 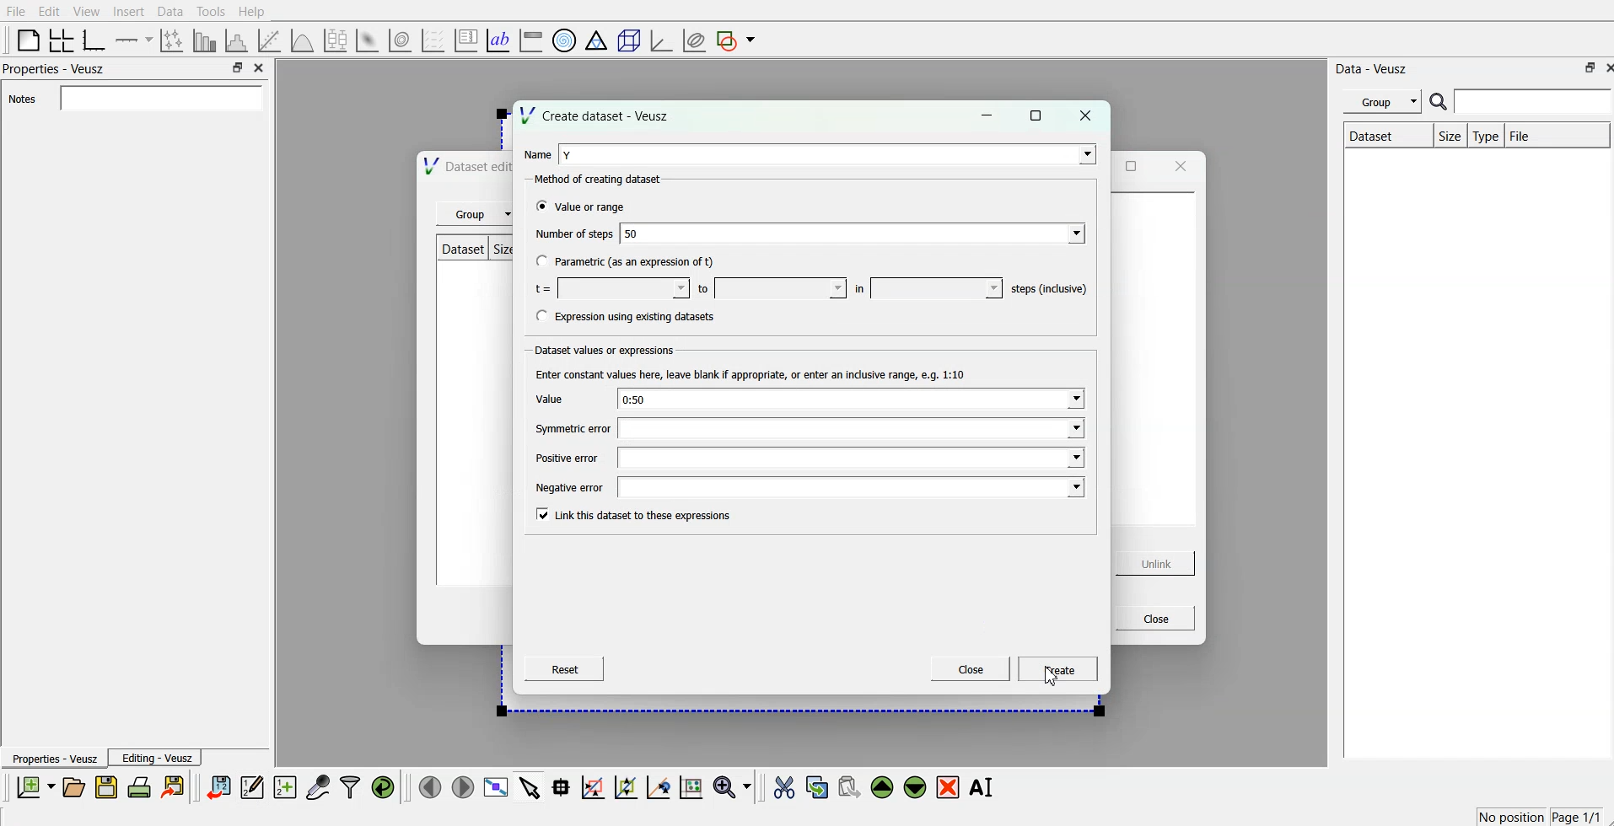 What do you see at coordinates (605, 180) in the screenshot?
I see `Method of creating dataset:` at bounding box center [605, 180].